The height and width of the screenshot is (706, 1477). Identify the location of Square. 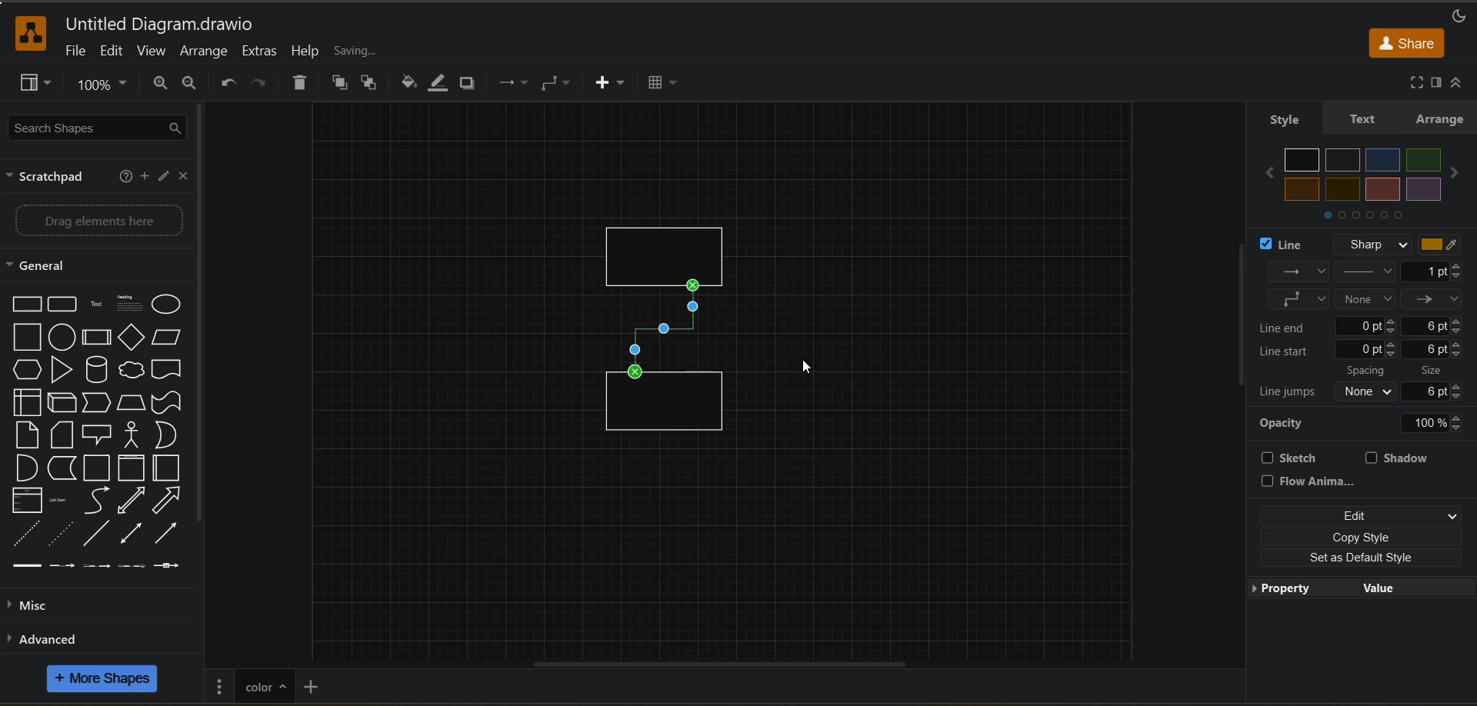
(26, 338).